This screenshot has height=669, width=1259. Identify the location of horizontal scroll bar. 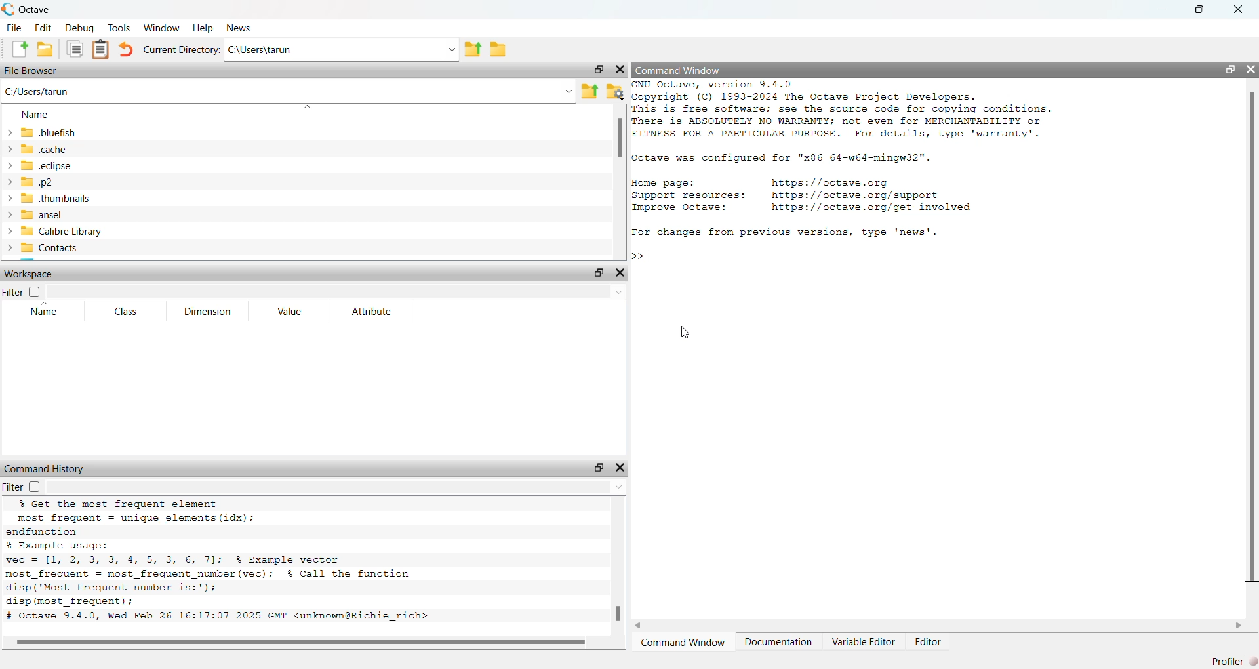
(306, 643).